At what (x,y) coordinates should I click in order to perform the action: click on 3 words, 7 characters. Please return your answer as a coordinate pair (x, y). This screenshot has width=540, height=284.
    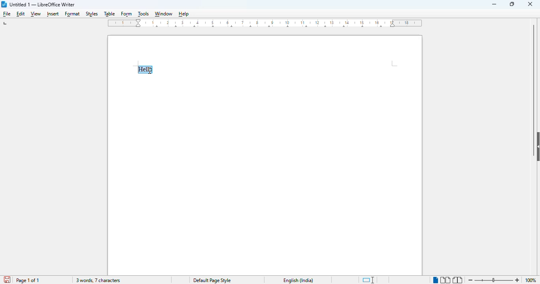
    Looking at the image, I should click on (98, 280).